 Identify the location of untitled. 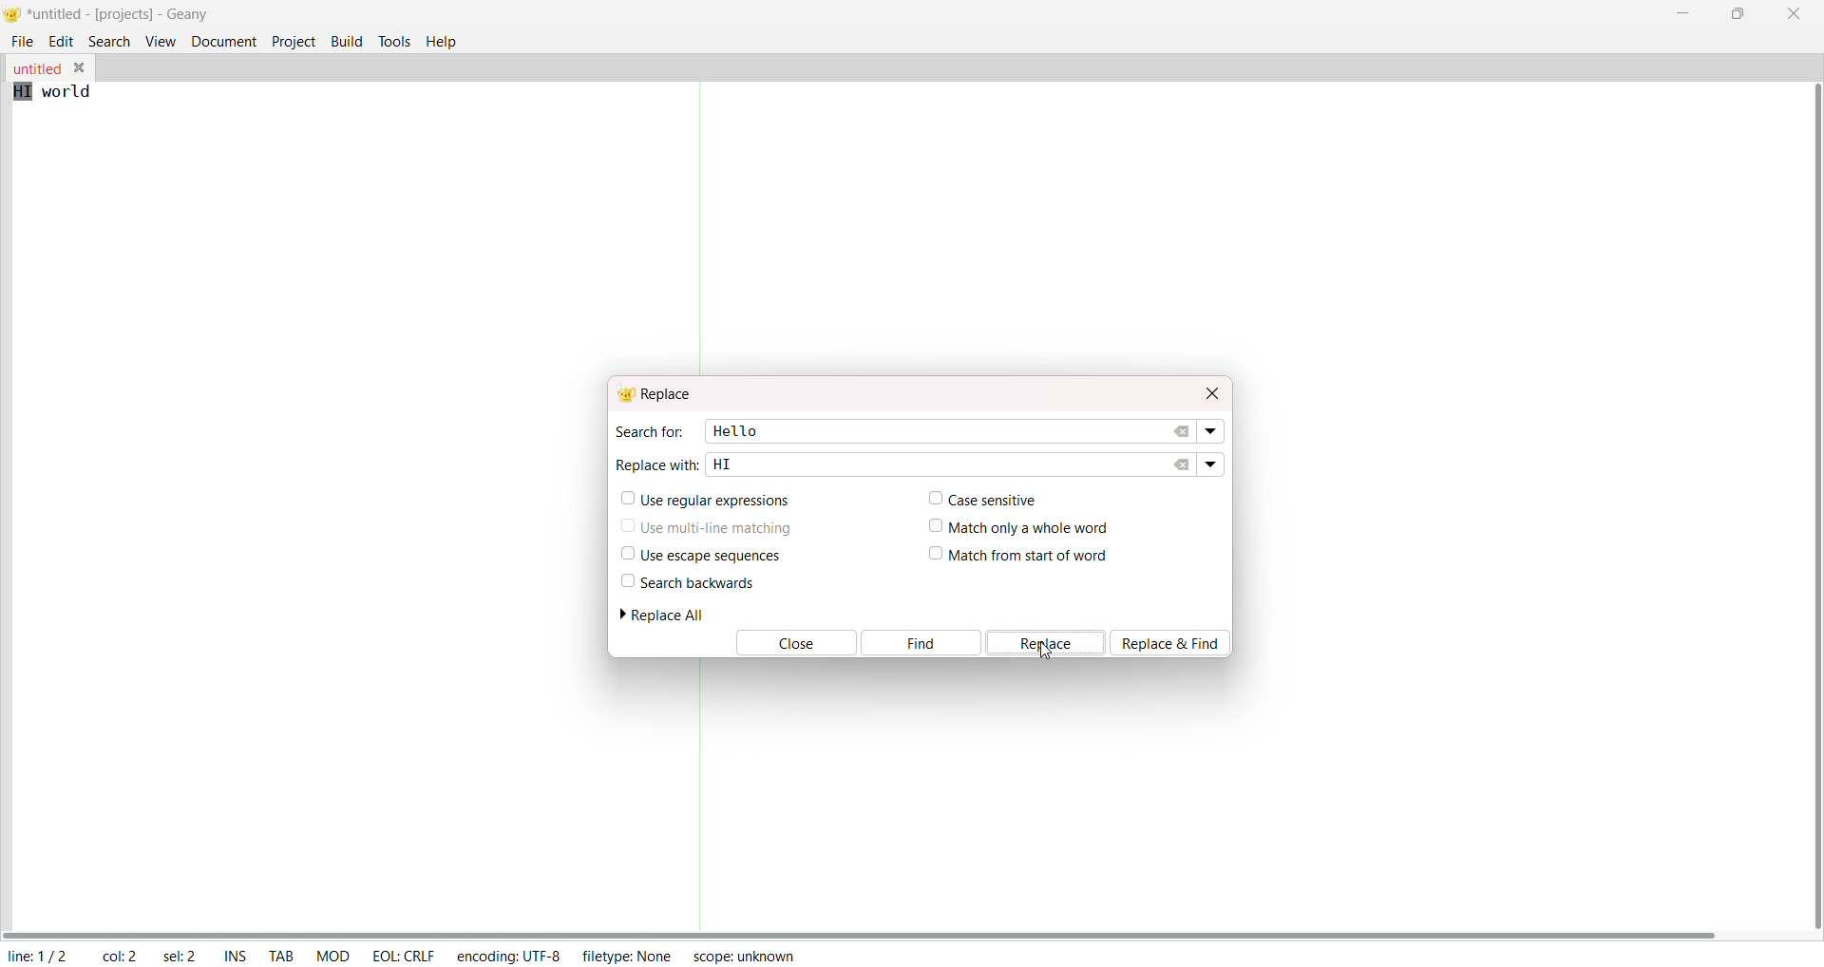
(34, 69).